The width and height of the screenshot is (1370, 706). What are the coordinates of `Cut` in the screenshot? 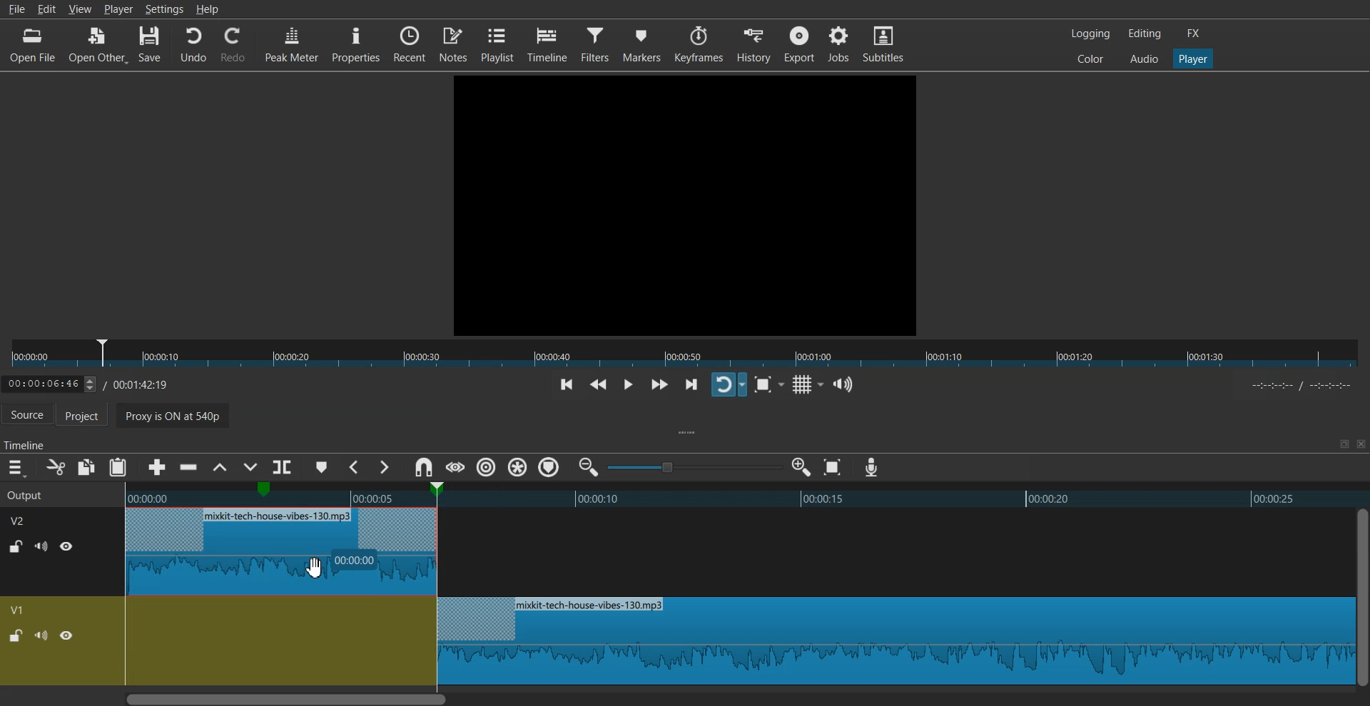 It's located at (56, 467).